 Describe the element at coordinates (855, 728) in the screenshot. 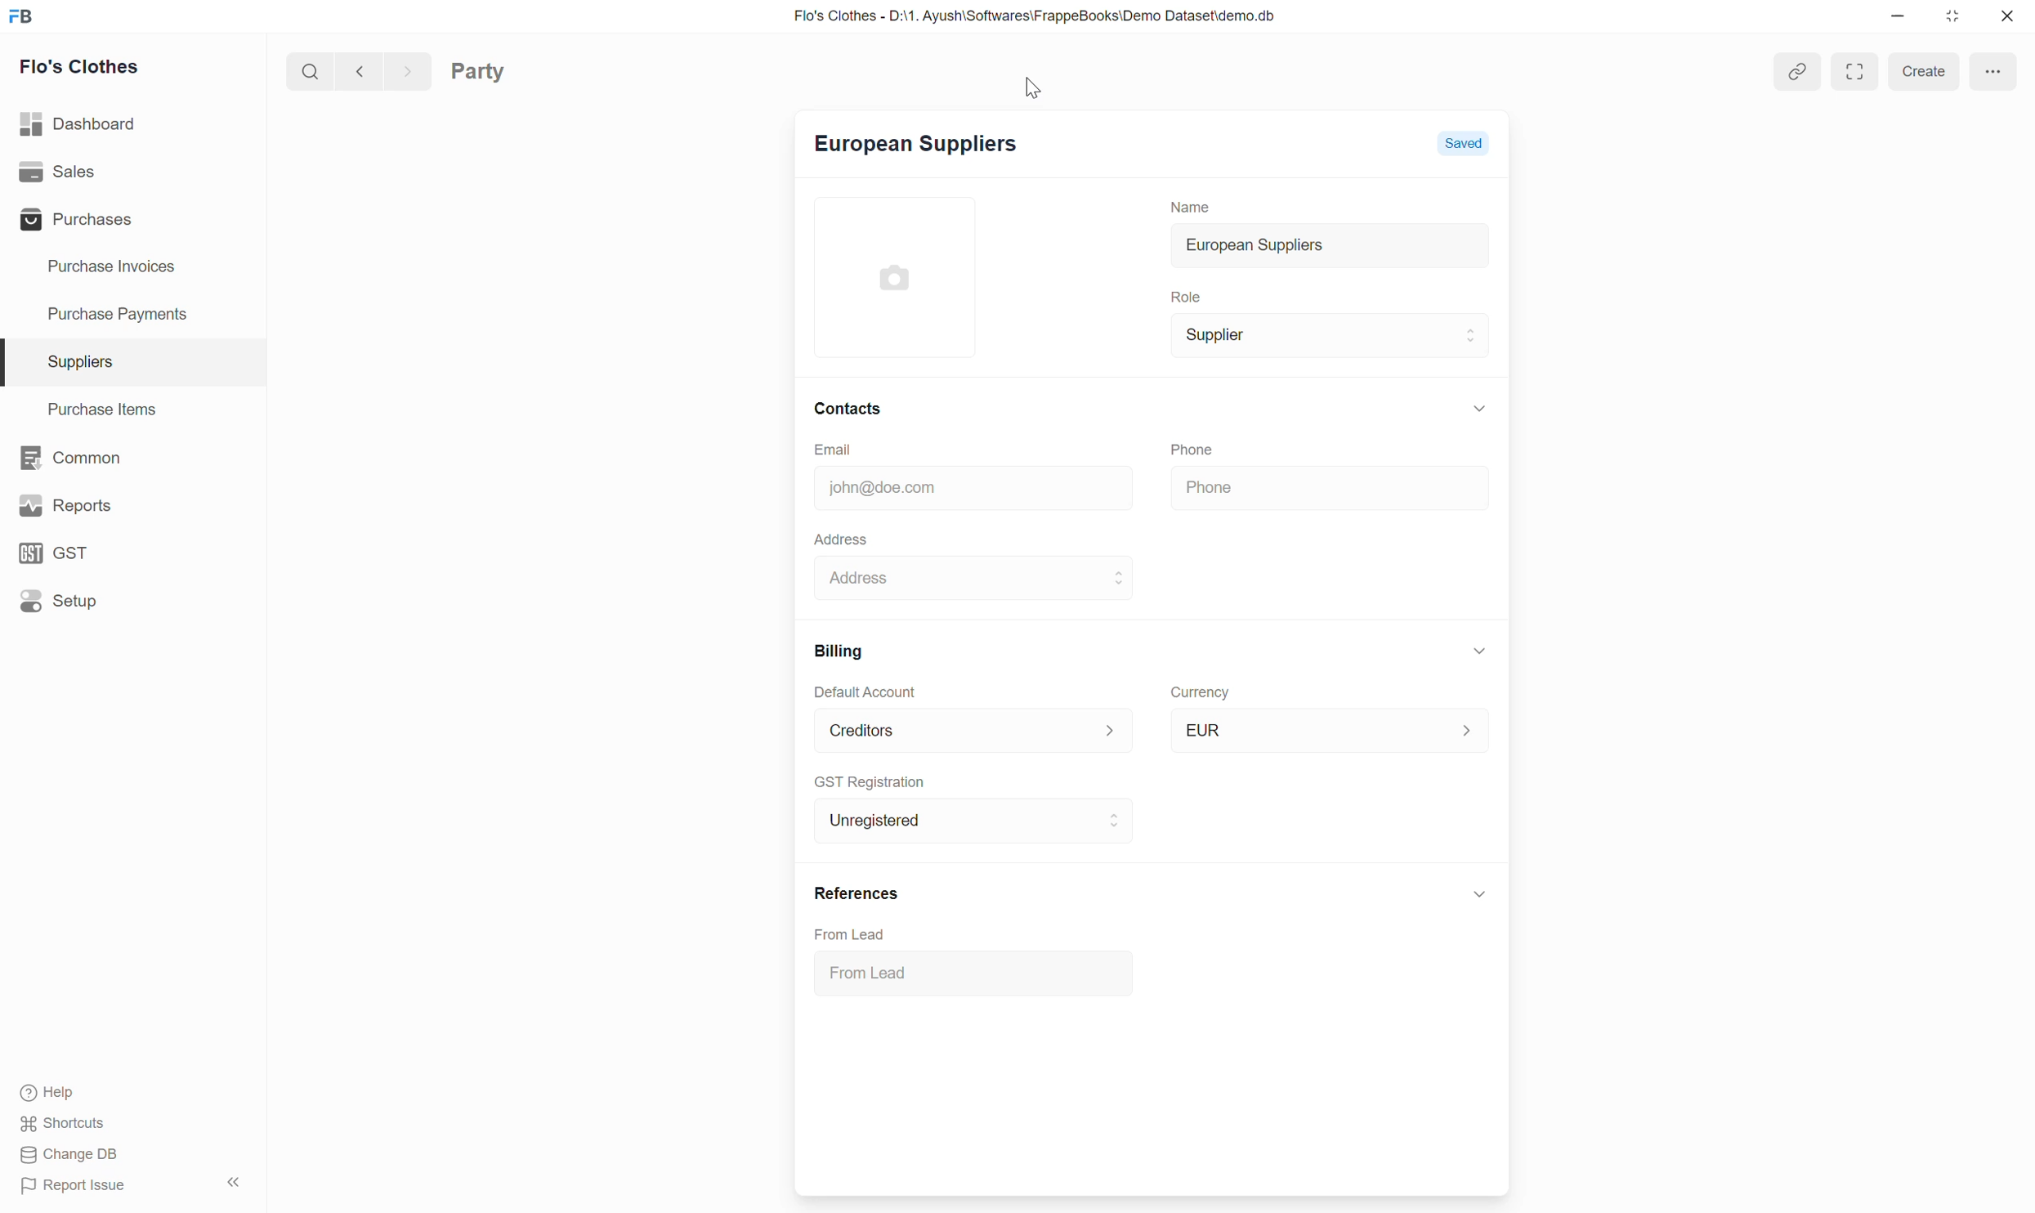

I see `Creditors` at that location.